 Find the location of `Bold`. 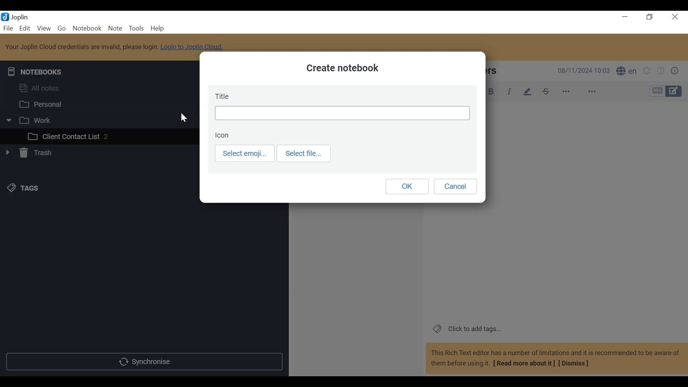

Bold is located at coordinates (491, 92).